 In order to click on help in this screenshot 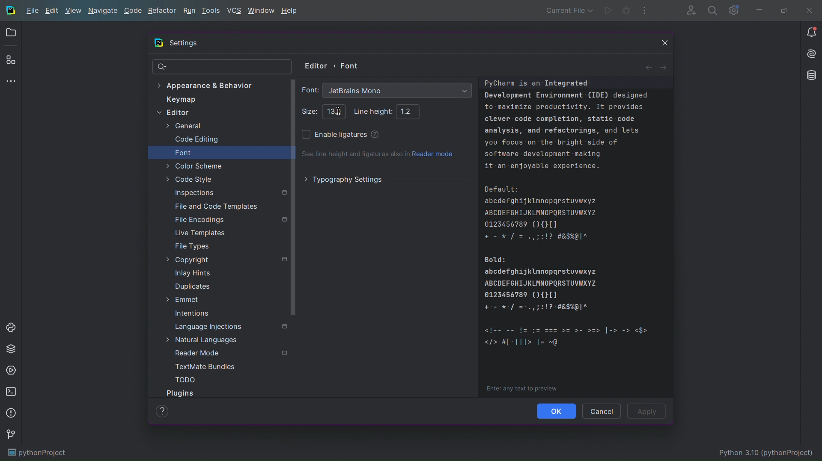, I will do `click(374, 133)`.